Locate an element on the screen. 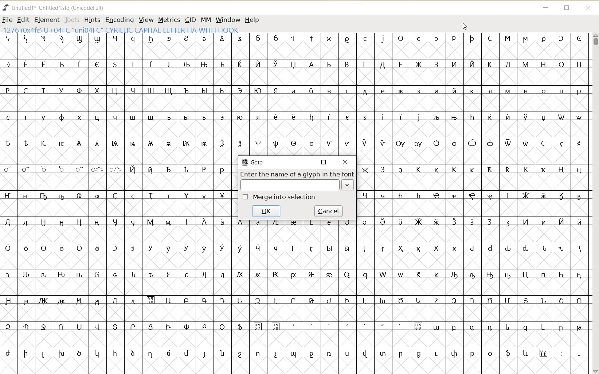  cancel is located at coordinates (329, 211).